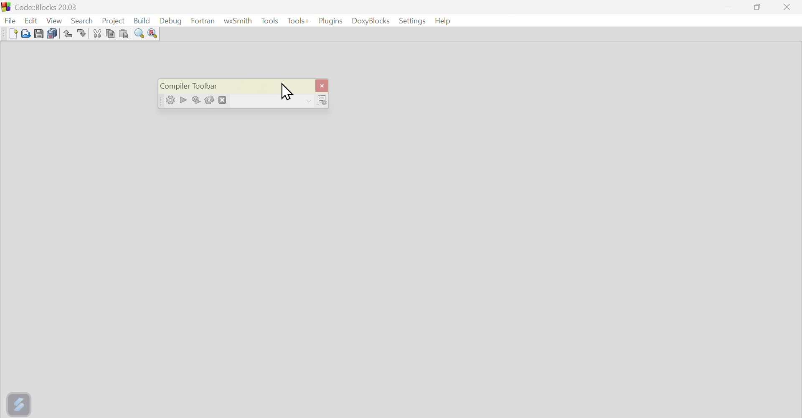 The image size is (802, 418). Describe the element at coordinates (20, 403) in the screenshot. I see `screexpert` at that location.